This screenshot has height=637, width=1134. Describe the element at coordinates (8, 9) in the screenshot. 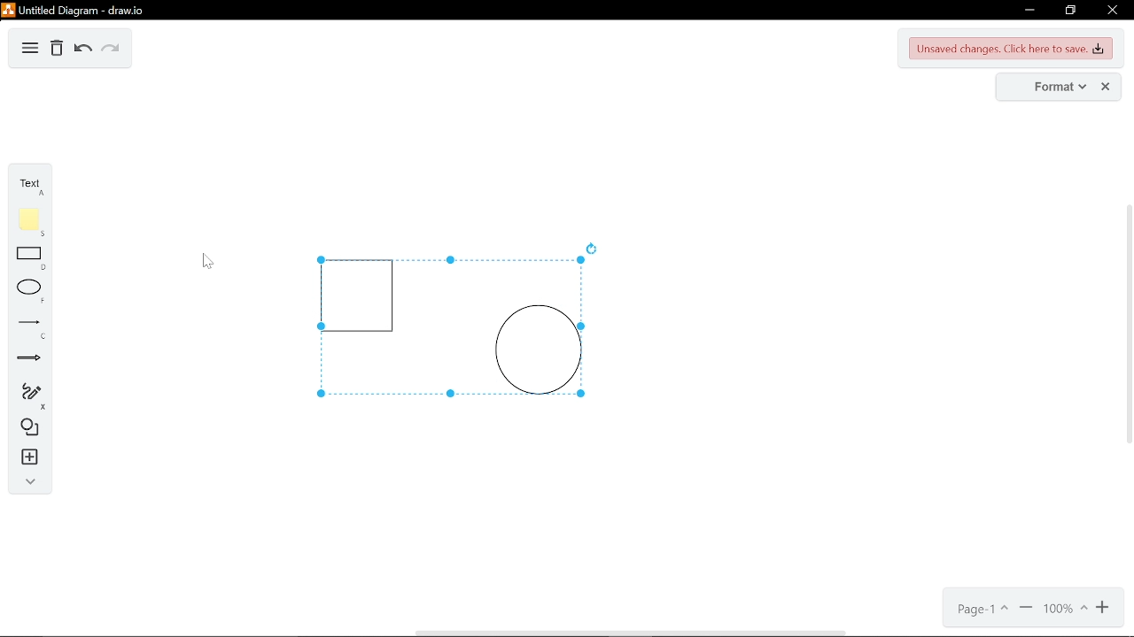

I see `logo` at that location.